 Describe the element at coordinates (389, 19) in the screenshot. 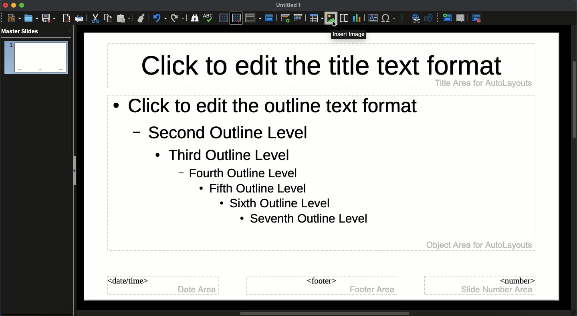

I see `Characters` at that location.